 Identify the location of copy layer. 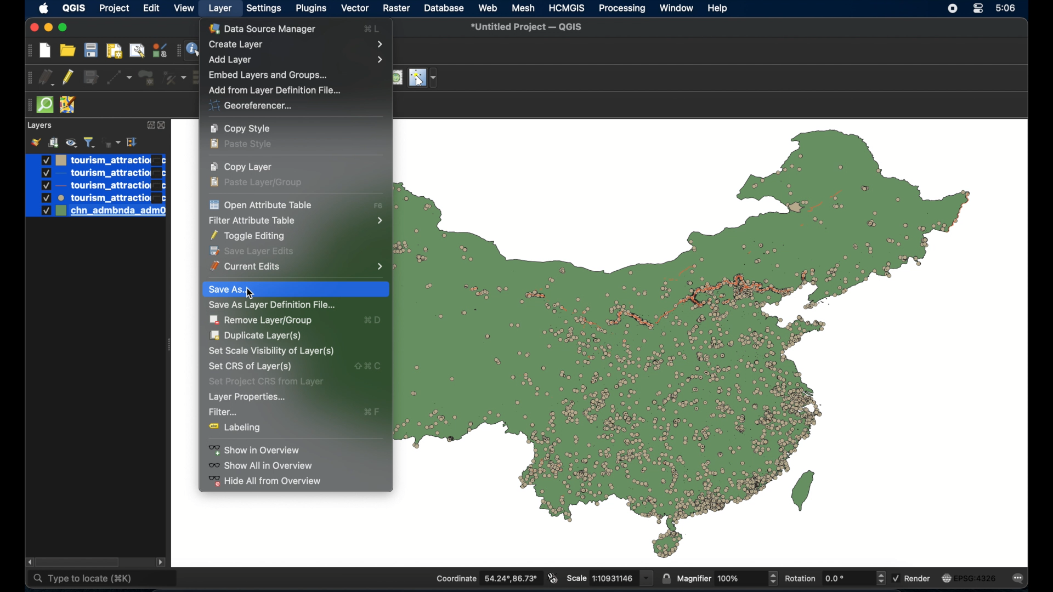
(242, 166).